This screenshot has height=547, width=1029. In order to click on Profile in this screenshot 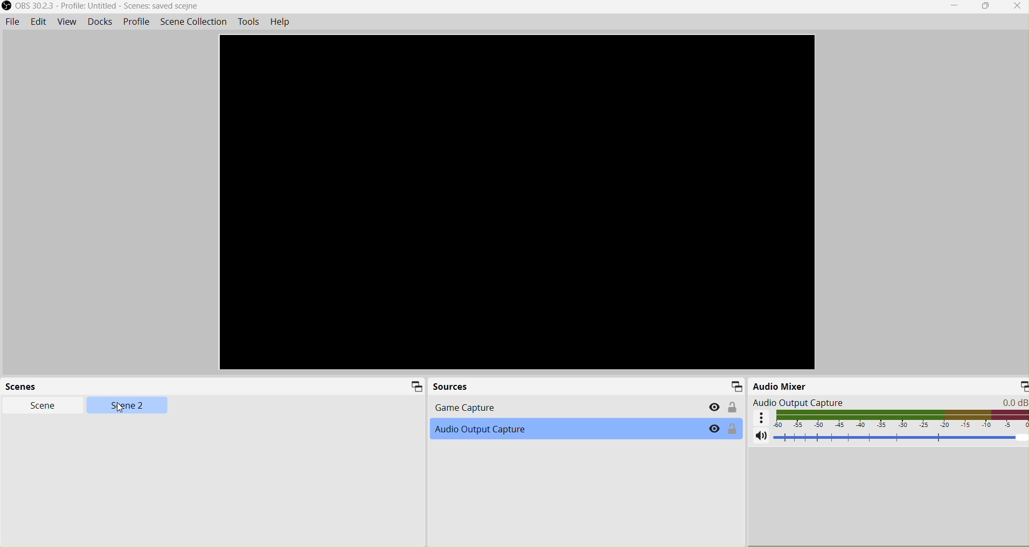, I will do `click(137, 21)`.